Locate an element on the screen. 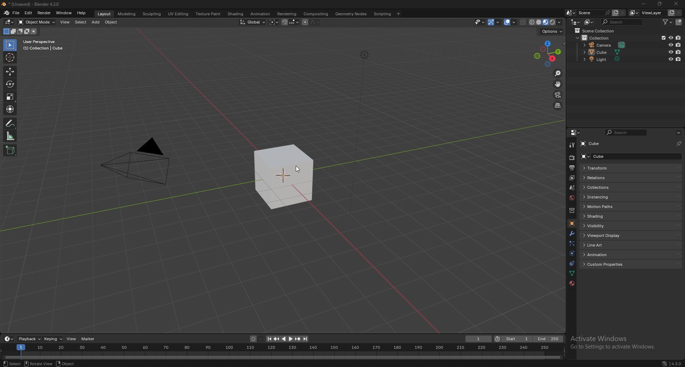 The width and height of the screenshot is (685, 367). view layer is located at coordinates (572, 177).